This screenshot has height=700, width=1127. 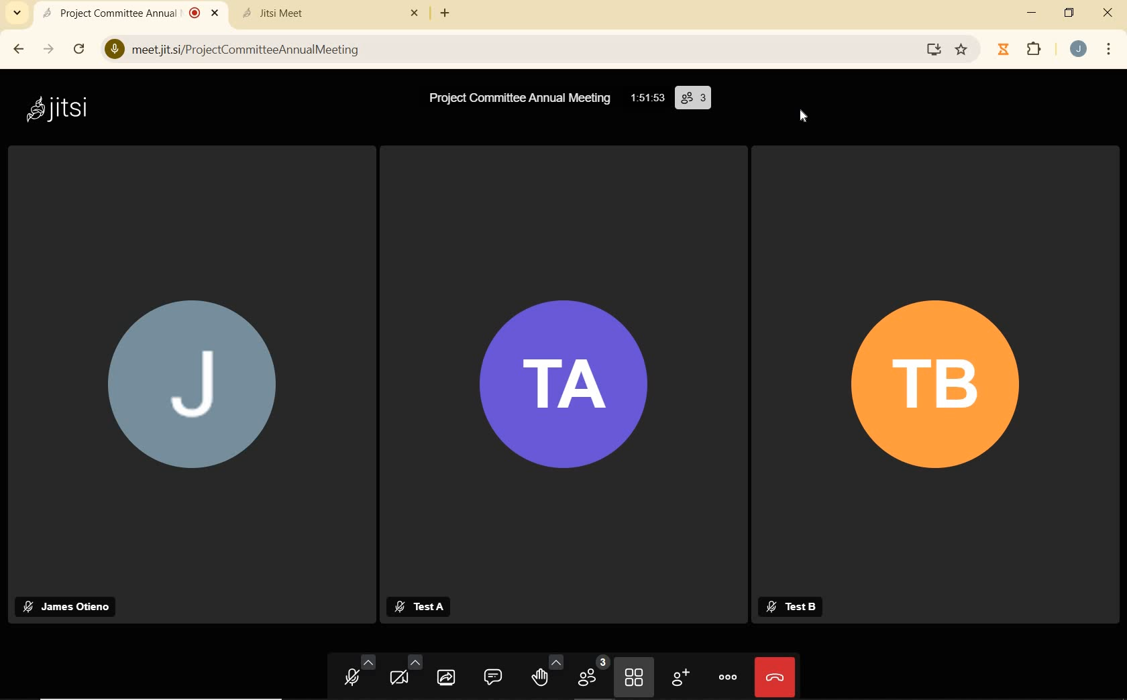 I want to click on customize and control google chrome , so click(x=1107, y=48).